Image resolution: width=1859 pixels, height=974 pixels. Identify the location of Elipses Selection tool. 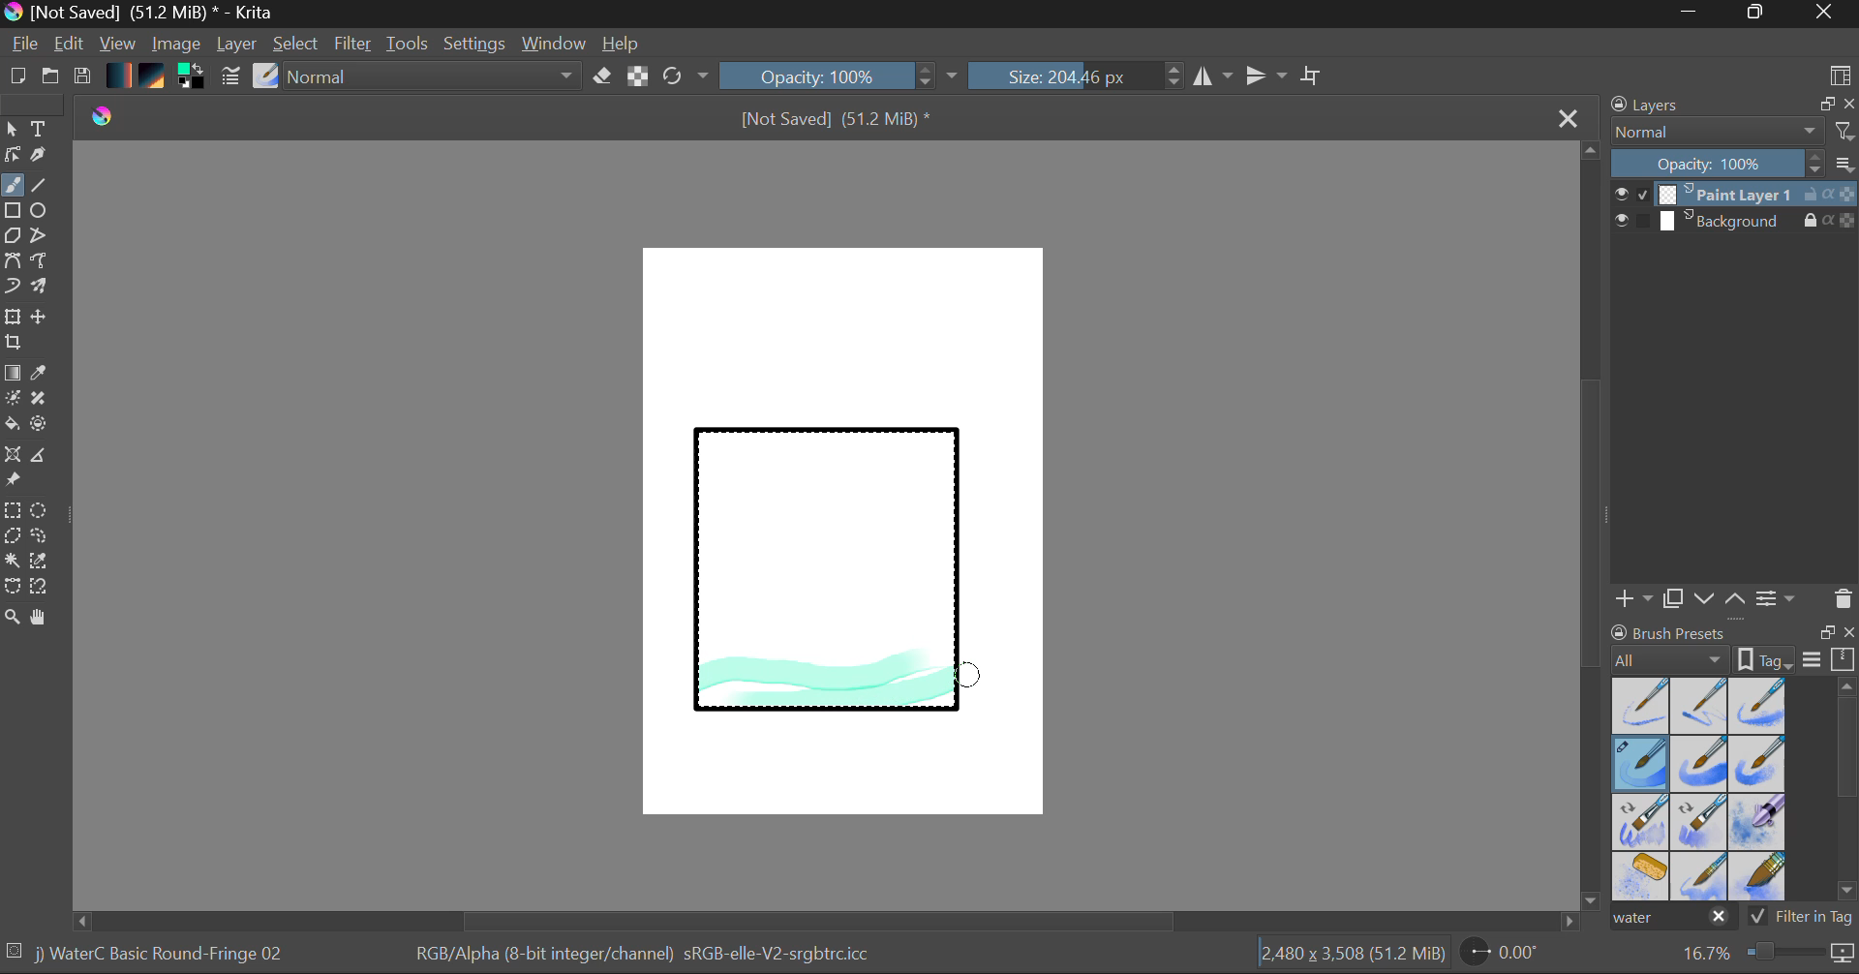
(44, 512).